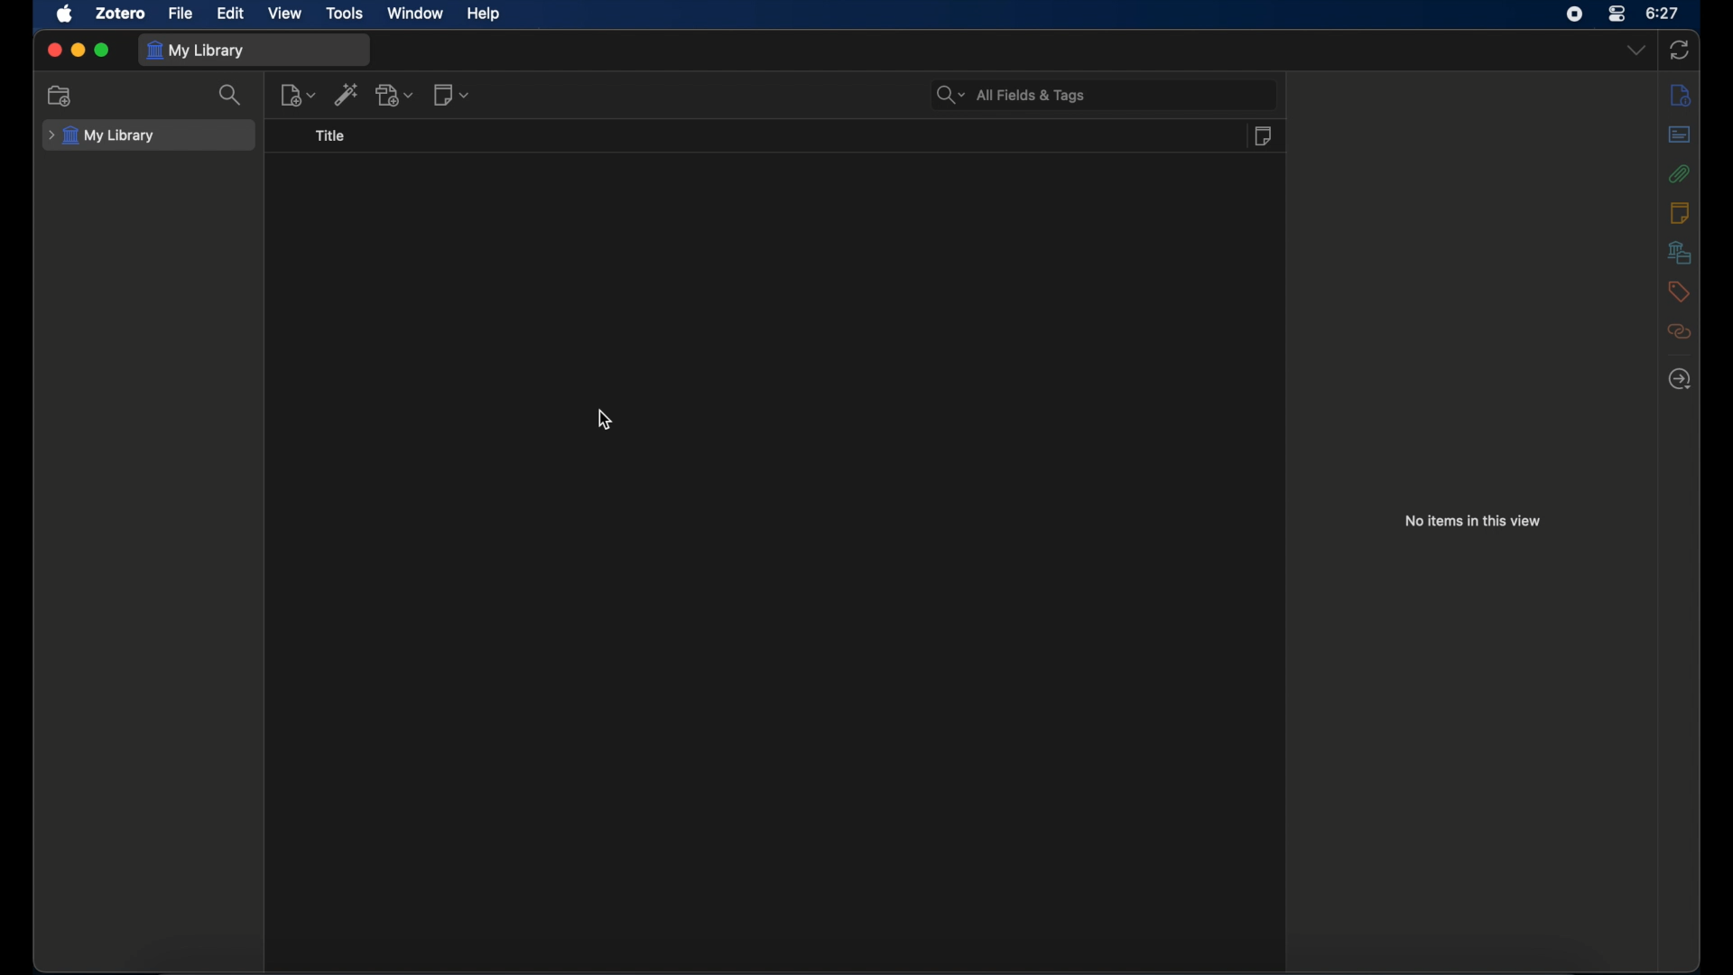 Image resolution: width=1733 pixels, height=975 pixels. What do you see at coordinates (60, 97) in the screenshot?
I see `new collection` at bounding box center [60, 97].